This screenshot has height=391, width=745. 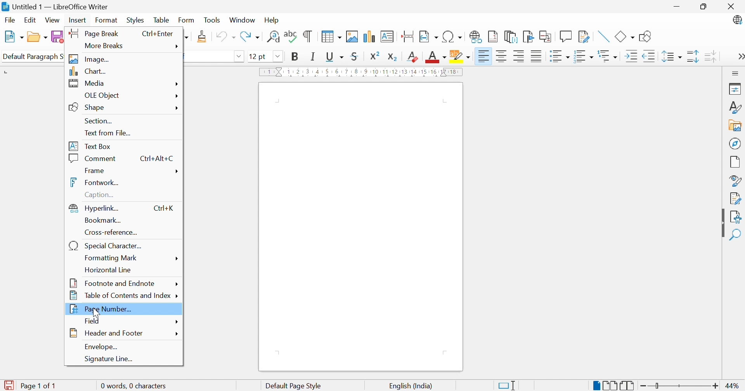 What do you see at coordinates (37, 38) in the screenshot?
I see `Open` at bounding box center [37, 38].